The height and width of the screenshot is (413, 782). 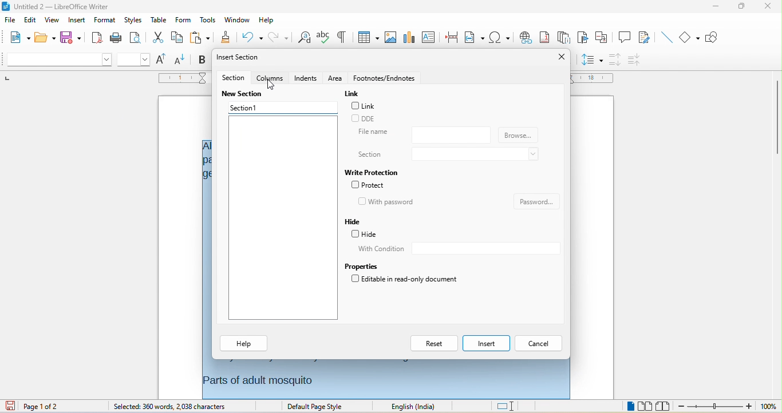 What do you see at coordinates (364, 119) in the screenshot?
I see `dde` at bounding box center [364, 119].